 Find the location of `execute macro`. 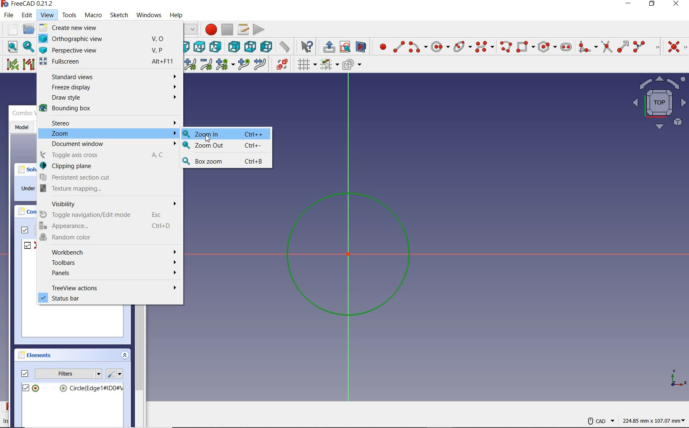

execute macro is located at coordinates (260, 28).